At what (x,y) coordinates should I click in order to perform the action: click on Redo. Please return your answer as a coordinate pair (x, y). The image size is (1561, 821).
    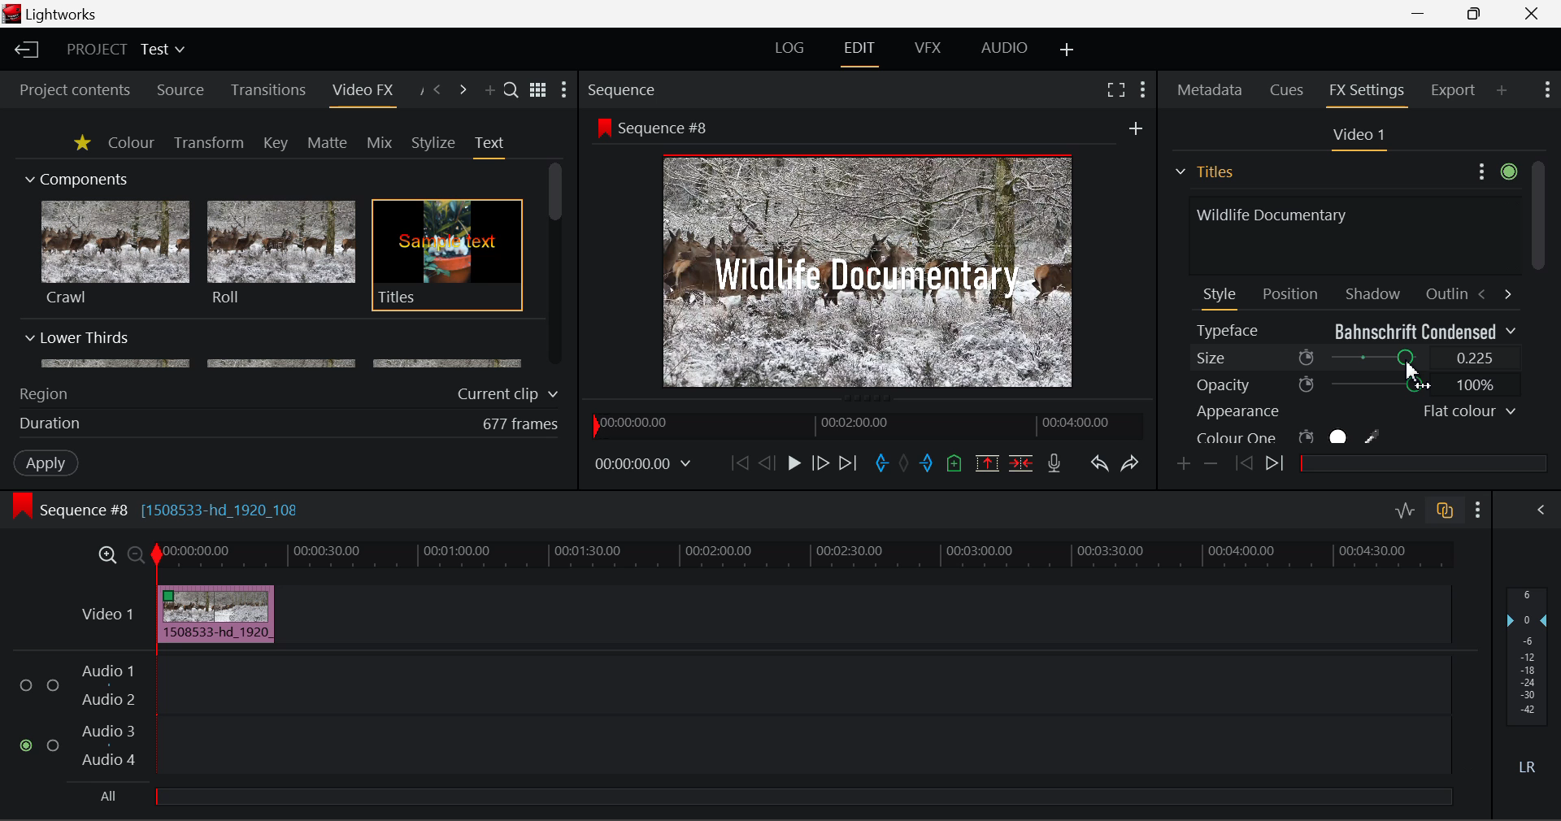
    Looking at the image, I should click on (1132, 463).